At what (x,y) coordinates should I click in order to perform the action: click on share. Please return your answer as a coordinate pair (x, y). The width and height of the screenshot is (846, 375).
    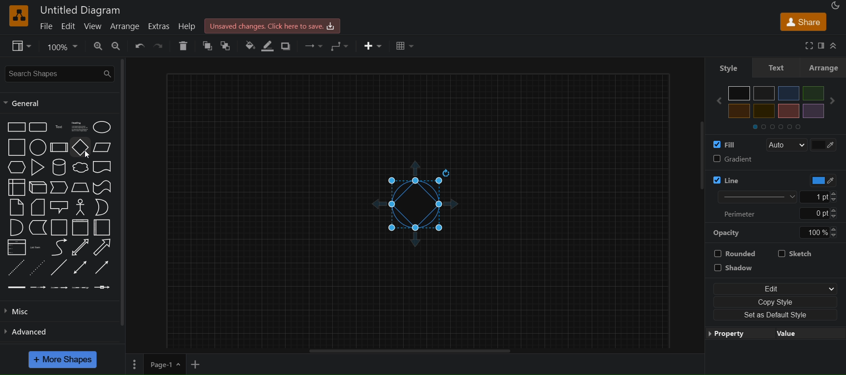
    Looking at the image, I should click on (803, 21).